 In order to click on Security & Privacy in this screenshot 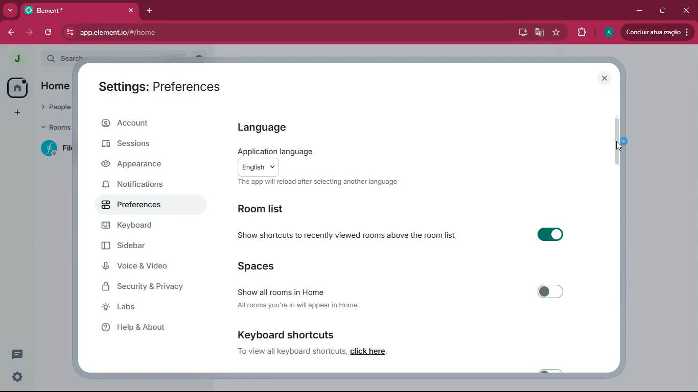, I will do `click(148, 288)`.